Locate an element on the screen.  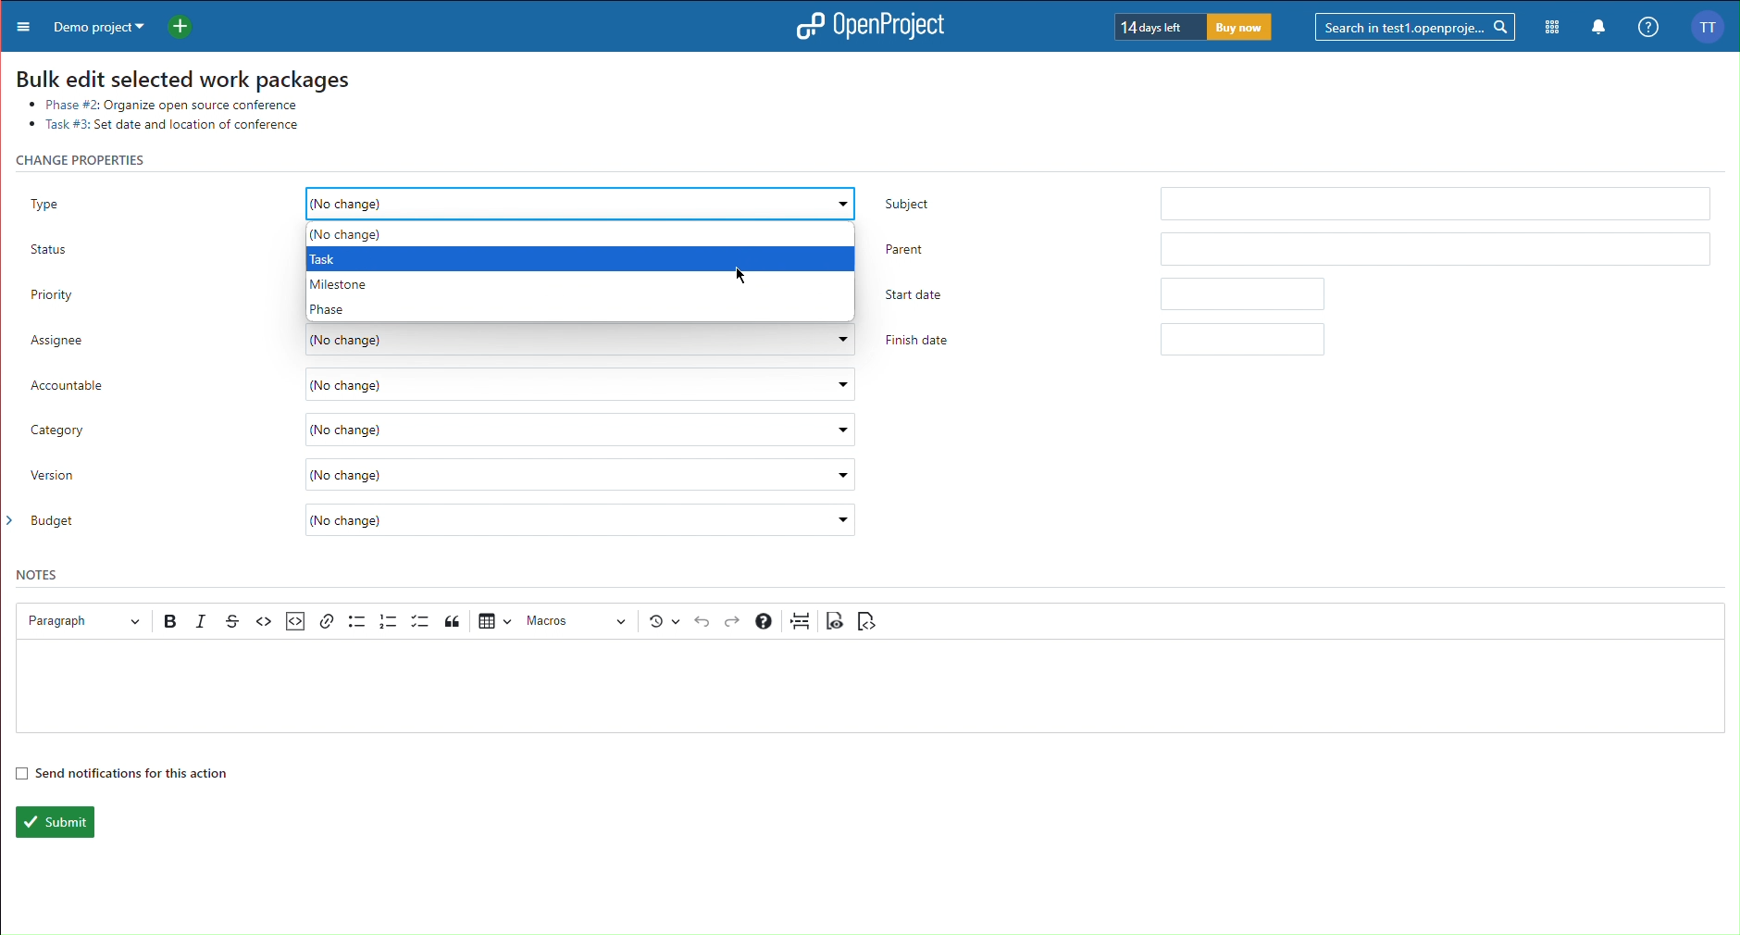
Modules is located at coordinates (1553, 28).